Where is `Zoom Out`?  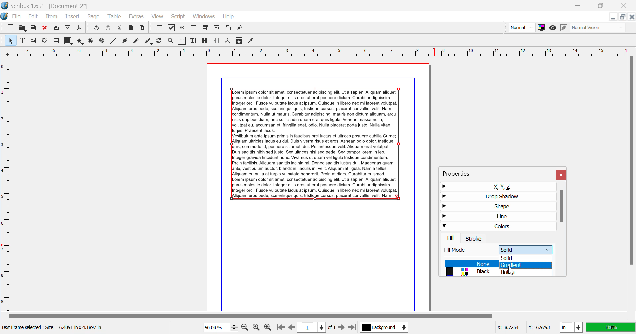
Zoom Out is located at coordinates (246, 327).